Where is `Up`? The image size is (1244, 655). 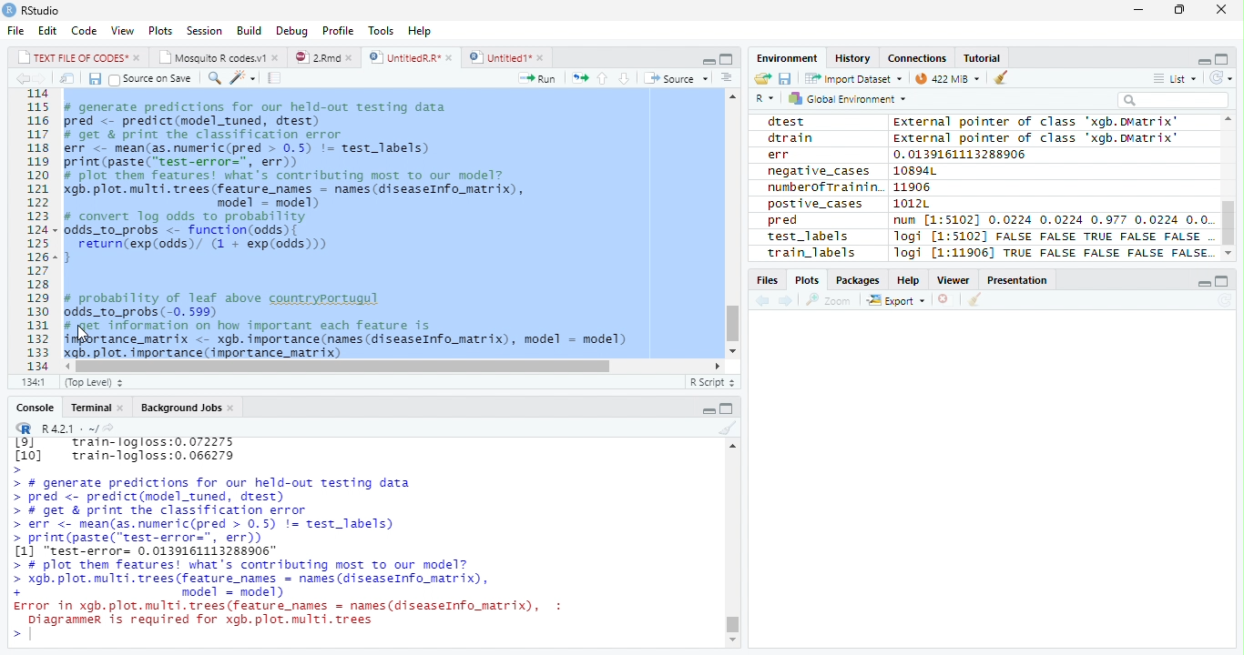 Up is located at coordinates (601, 78).